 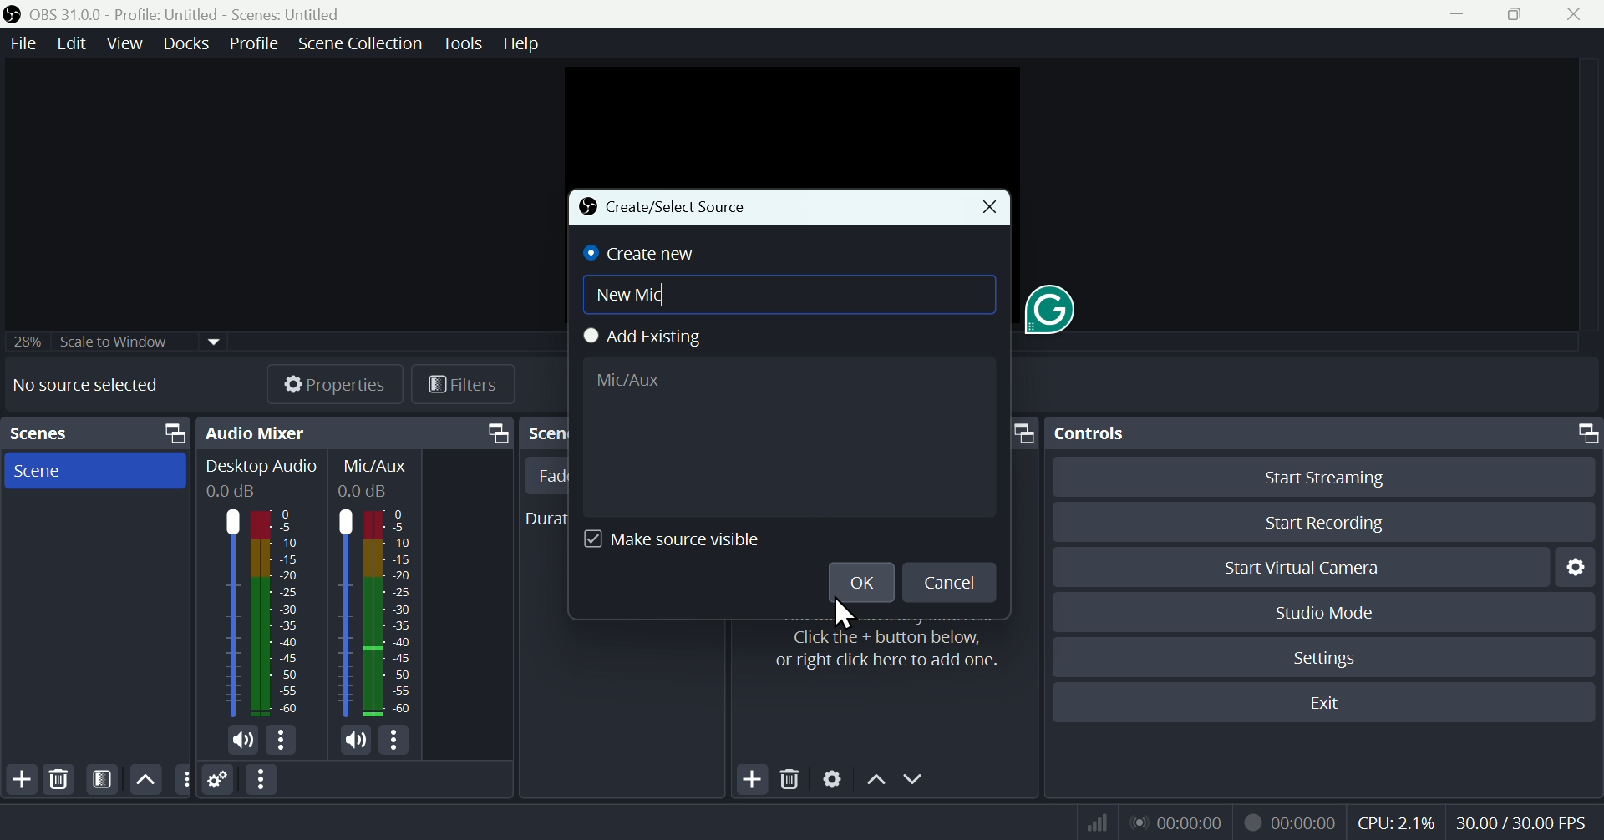 What do you see at coordinates (244, 743) in the screenshot?
I see `(un)mute` at bounding box center [244, 743].